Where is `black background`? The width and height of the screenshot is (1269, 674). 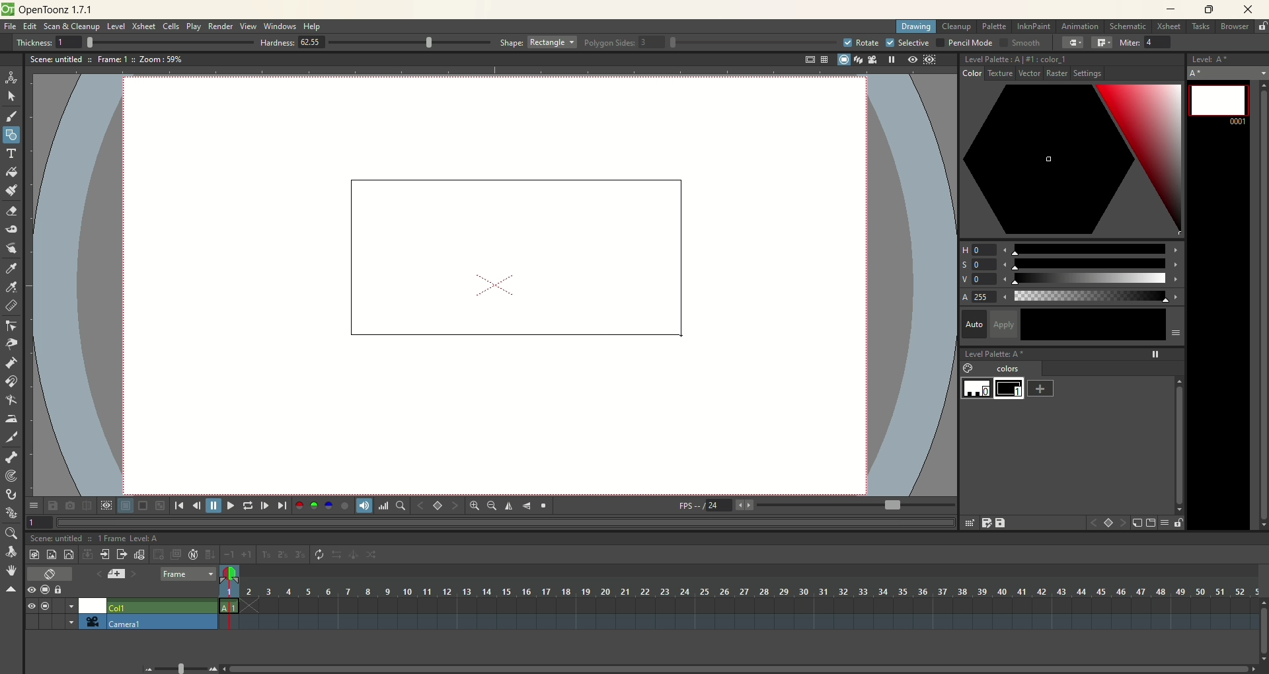
black background is located at coordinates (143, 506).